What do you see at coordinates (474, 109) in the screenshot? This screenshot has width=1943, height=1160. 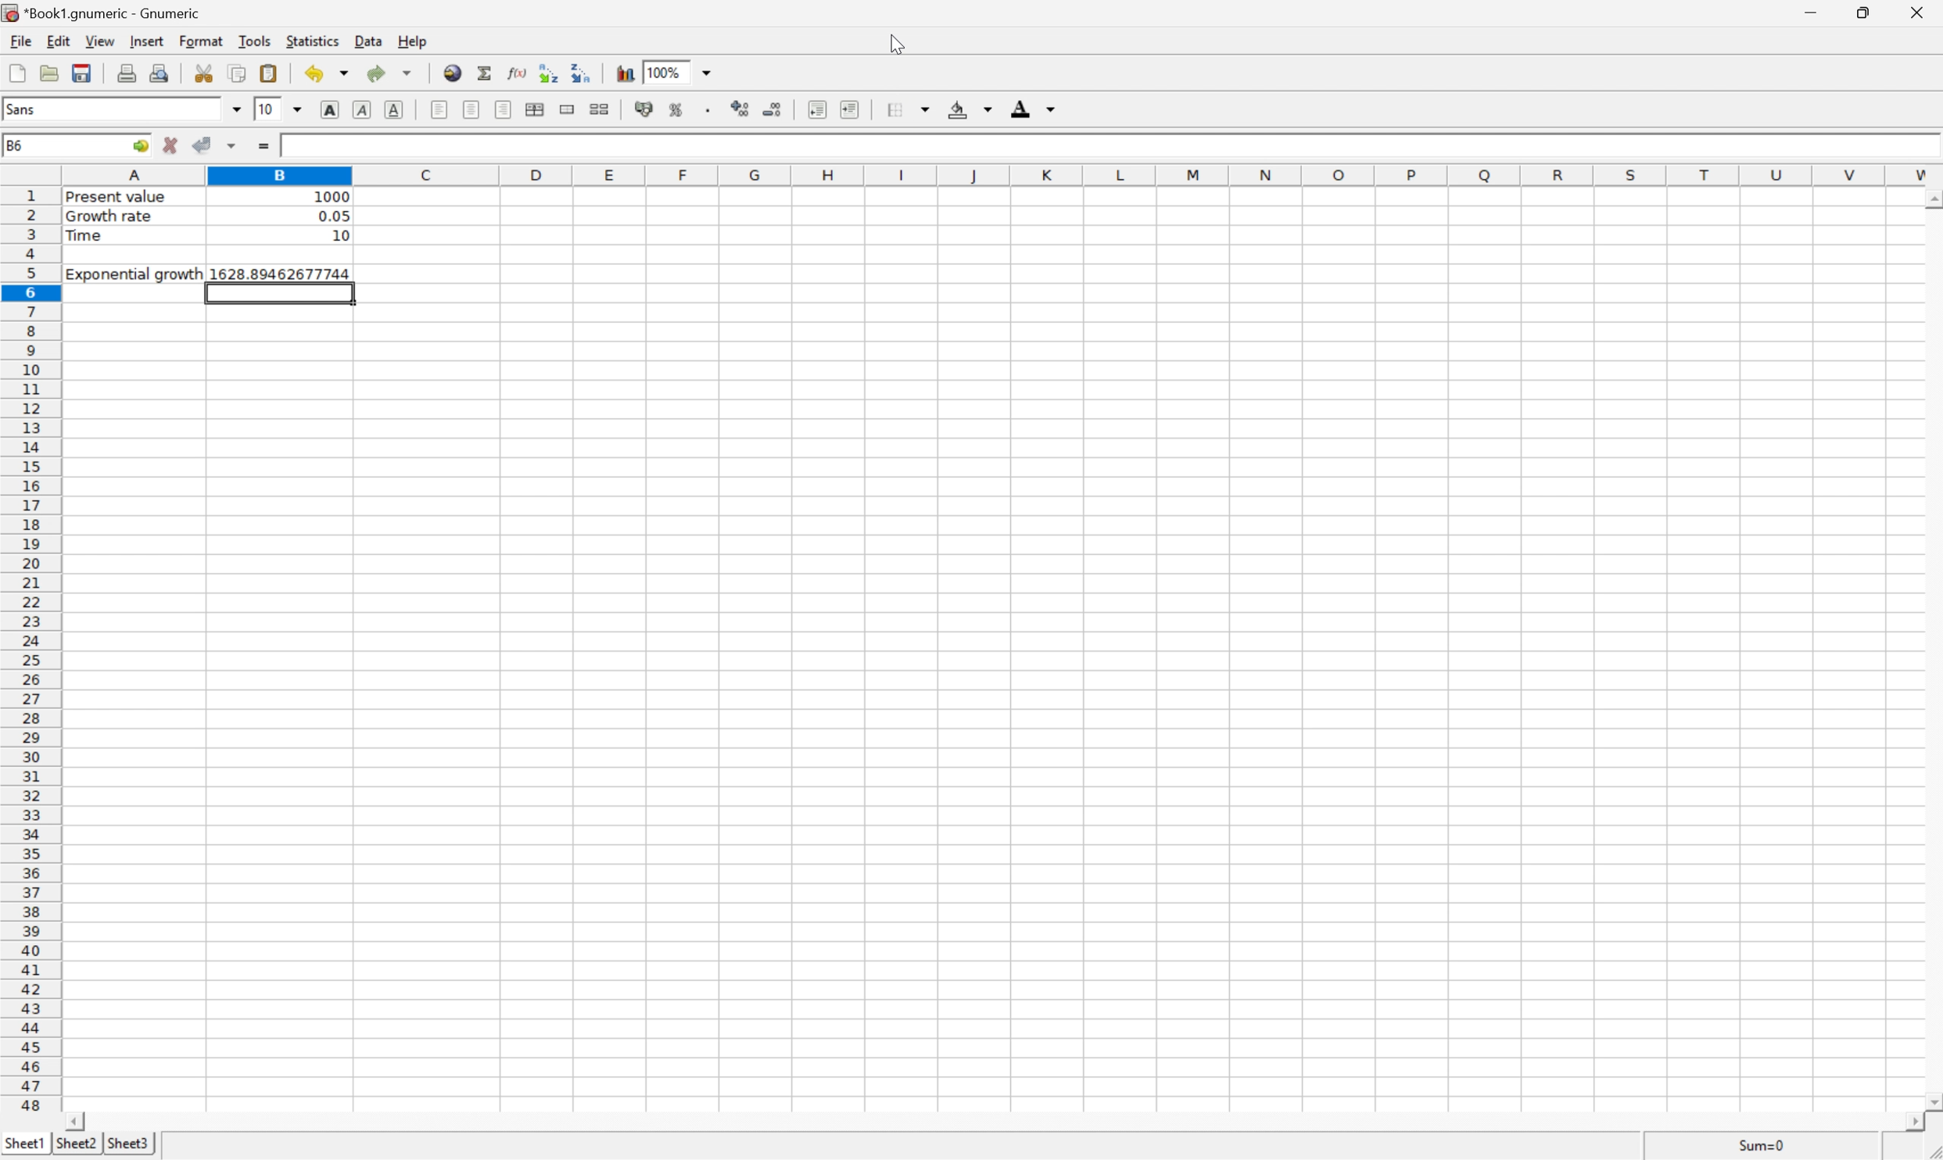 I see `Center horizontally` at bounding box center [474, 109].